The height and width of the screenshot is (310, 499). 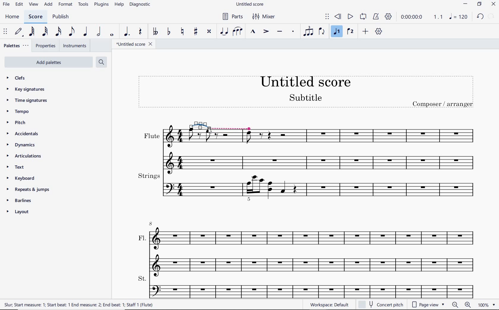 What do you see at coordinates (46, 46) in the screenshot?
I see `PROPERTIES` at bounding box center [46, 46].